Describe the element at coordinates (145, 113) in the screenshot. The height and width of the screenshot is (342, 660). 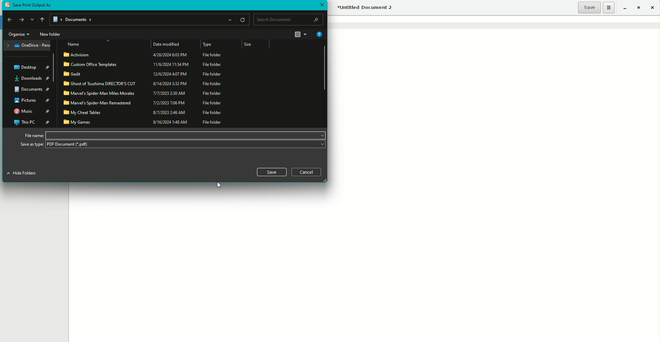
I see `Cheat tables` at that location.